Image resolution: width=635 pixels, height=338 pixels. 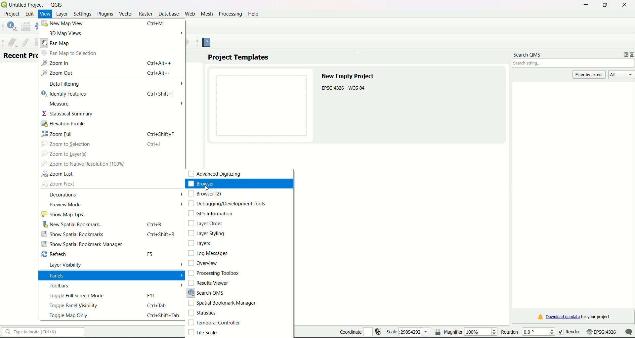 I want to click on Raster, so click(x=146, y=14).